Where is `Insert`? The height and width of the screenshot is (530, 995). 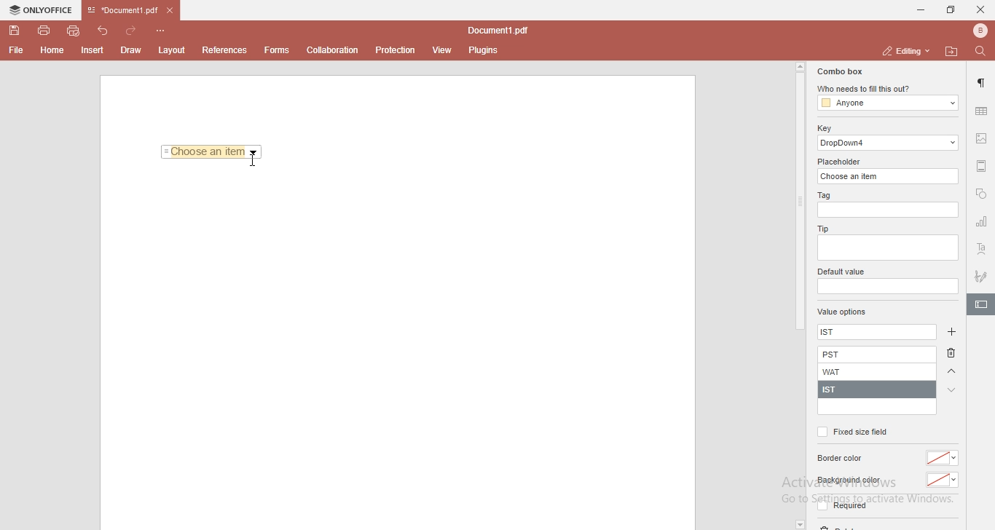
Insert is located at coordinates (93, 51).